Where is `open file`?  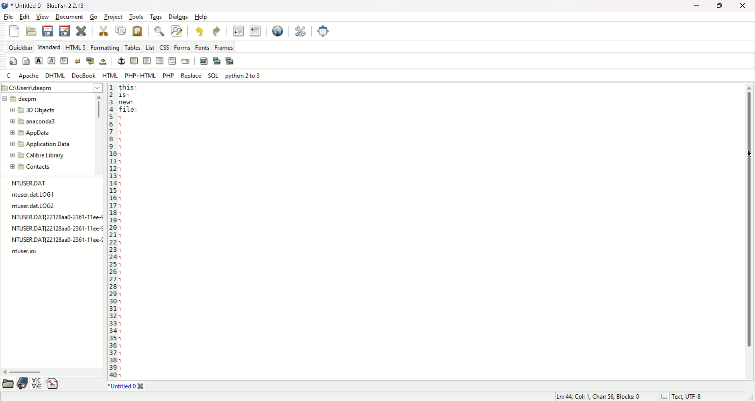
open file is located at coordinates (31, 31).